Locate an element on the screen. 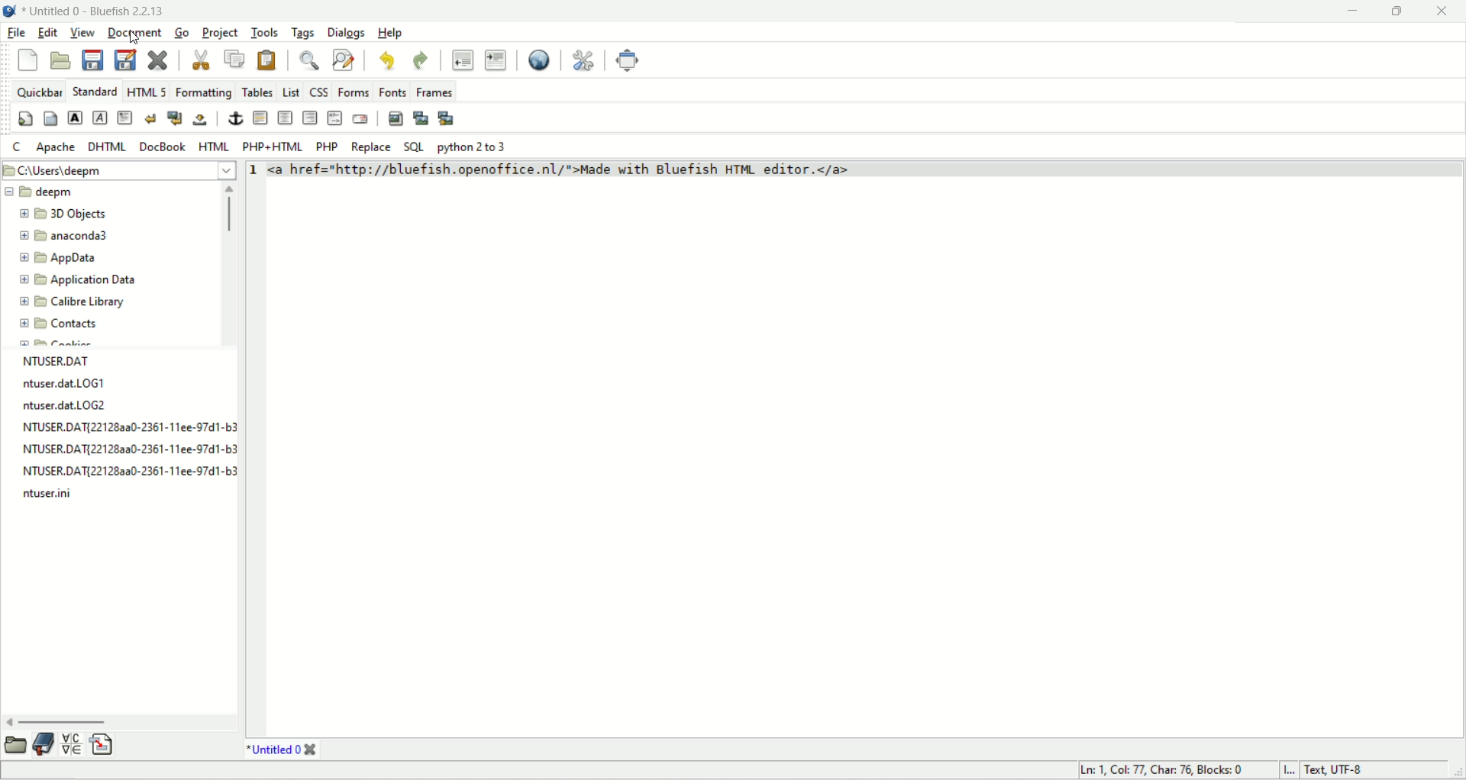 This screenshot has height=780, width=1466. project is located at coordinates (221, 32).